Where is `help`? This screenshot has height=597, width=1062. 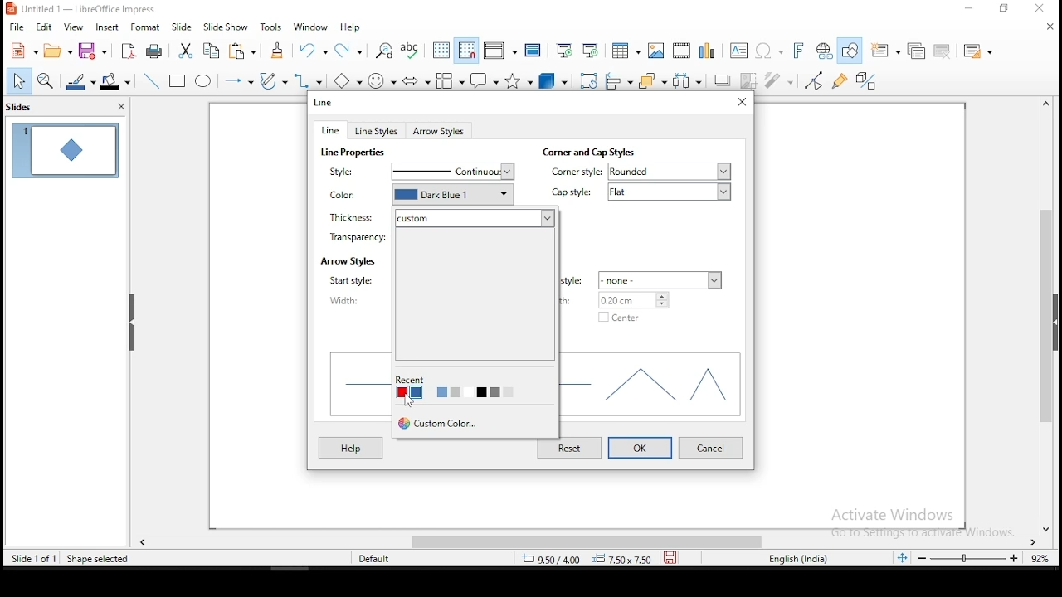
help is located at coordinates (351, 28).